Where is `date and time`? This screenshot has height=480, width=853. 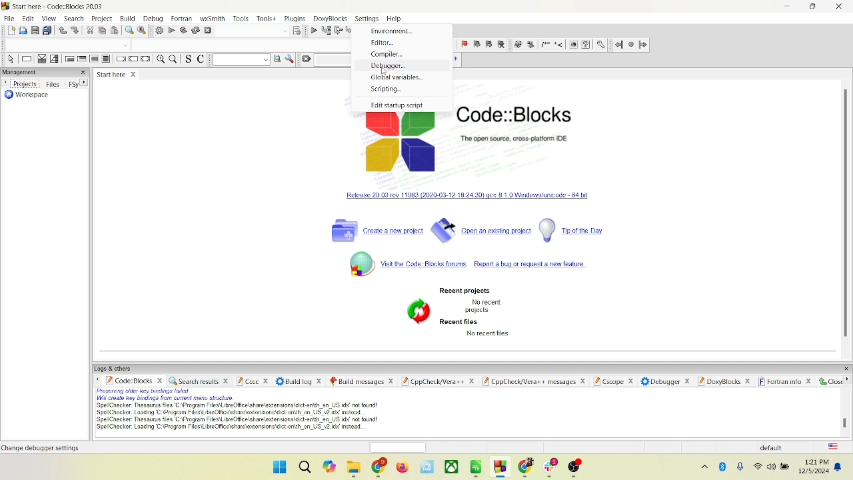
date and time is located at coordinates (814, 466).